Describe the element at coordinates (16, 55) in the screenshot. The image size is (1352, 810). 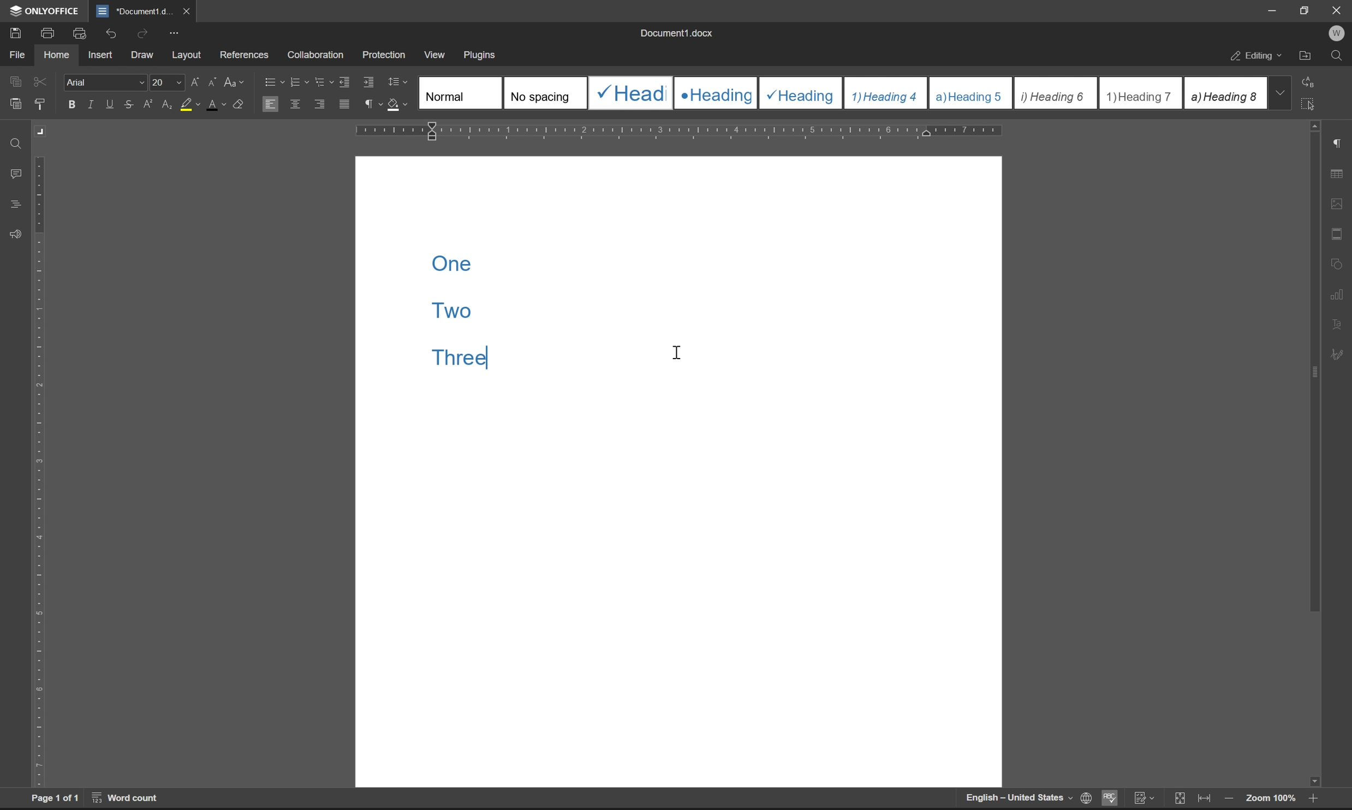
I see `file` at that location.